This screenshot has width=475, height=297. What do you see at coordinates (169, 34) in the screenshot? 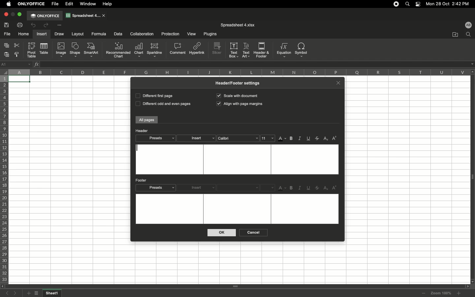
I see `Protection` at bounding box center [169, 34].